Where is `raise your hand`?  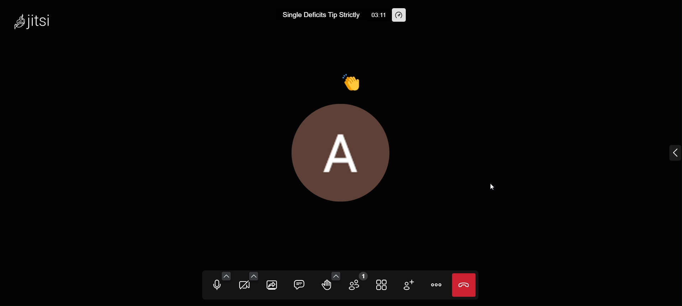
raise your hand is located at coordinates (324, 287).